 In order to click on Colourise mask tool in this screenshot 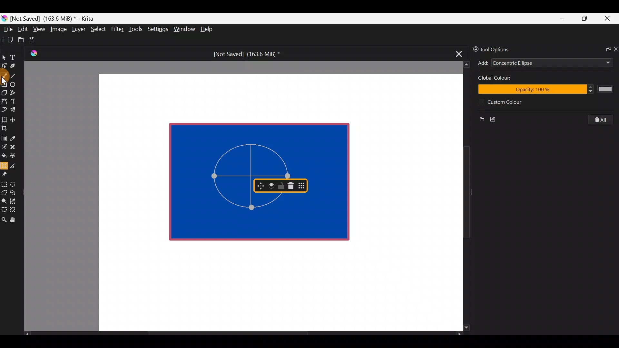, I will do `click(4, 146)`.